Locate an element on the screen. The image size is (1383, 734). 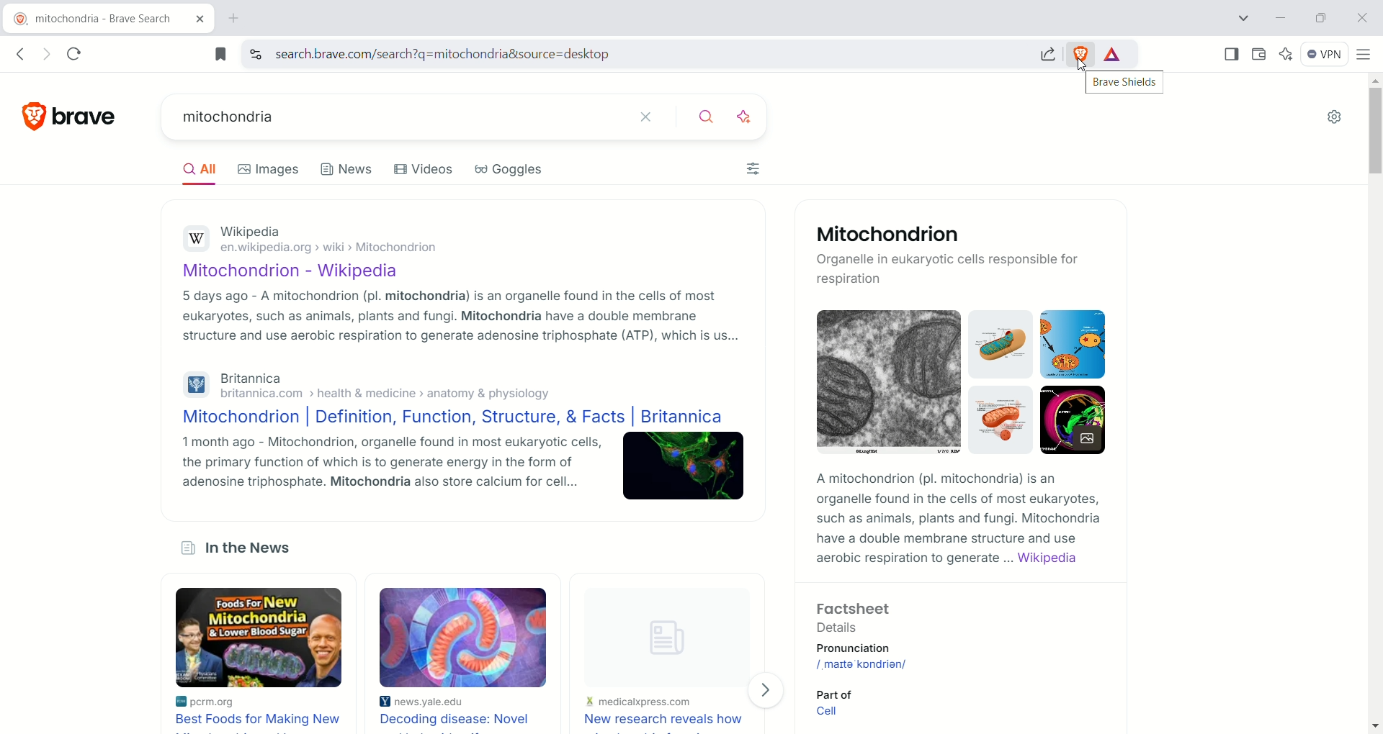
wallet is located at coordinates (1261, 53).